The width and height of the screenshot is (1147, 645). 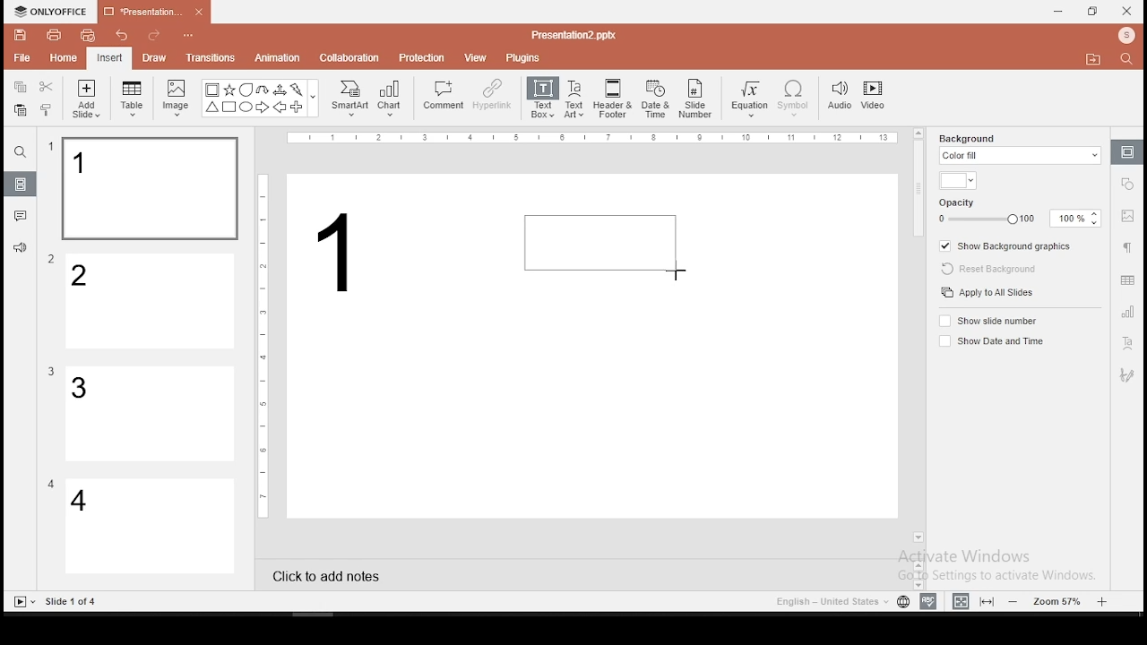 What do you see at coordinates (1123, 374) in the screenshot?
I see `` at bounding box center [1123, 374].